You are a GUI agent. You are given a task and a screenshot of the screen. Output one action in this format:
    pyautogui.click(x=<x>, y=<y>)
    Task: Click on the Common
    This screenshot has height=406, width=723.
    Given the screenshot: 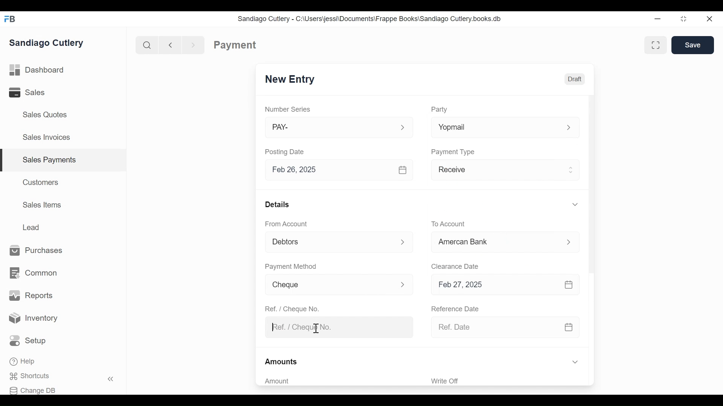 What is the action you would take?
    pyautogui.click(x=33, y=273)
    